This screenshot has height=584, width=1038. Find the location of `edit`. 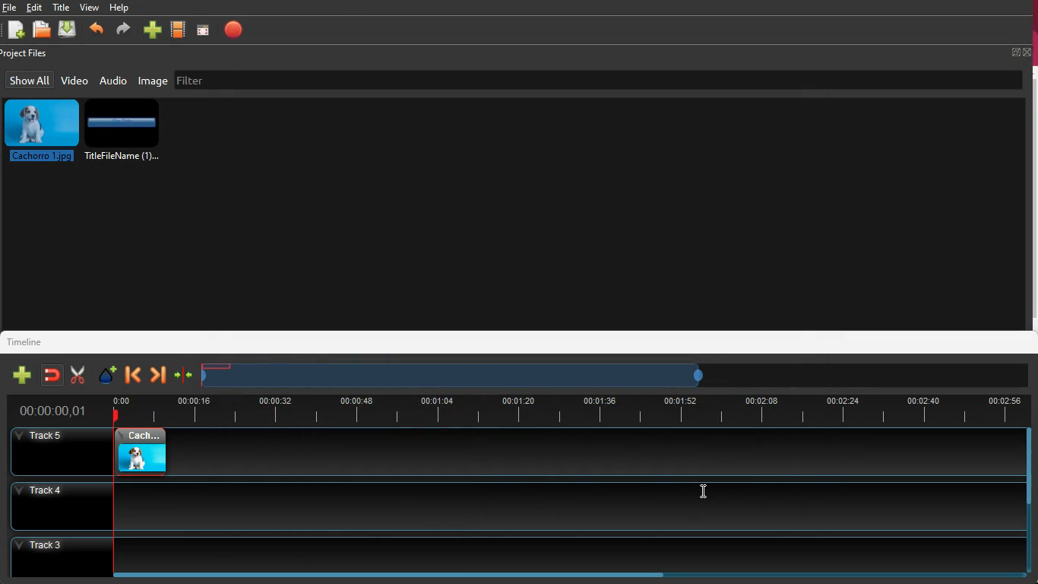

edit is located at coordinates (37, 8).